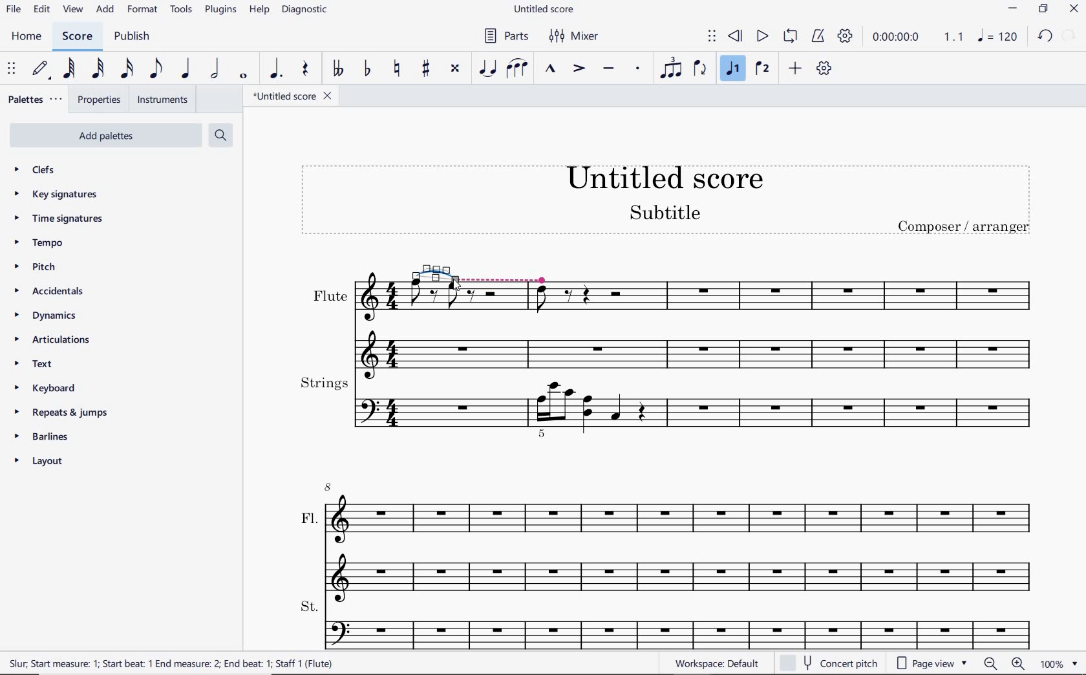 The height and width of the screenshot is (675, 1086). I want to click on PLAY TIME, so click(919, 39).